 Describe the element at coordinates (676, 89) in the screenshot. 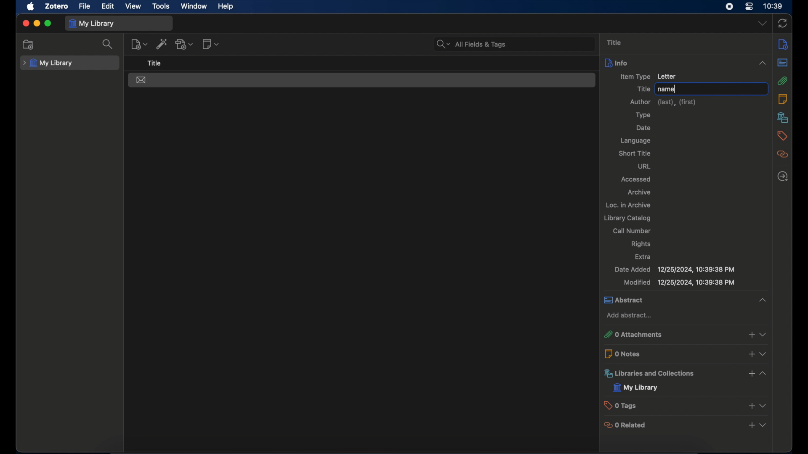

I see `cursor` at that location.